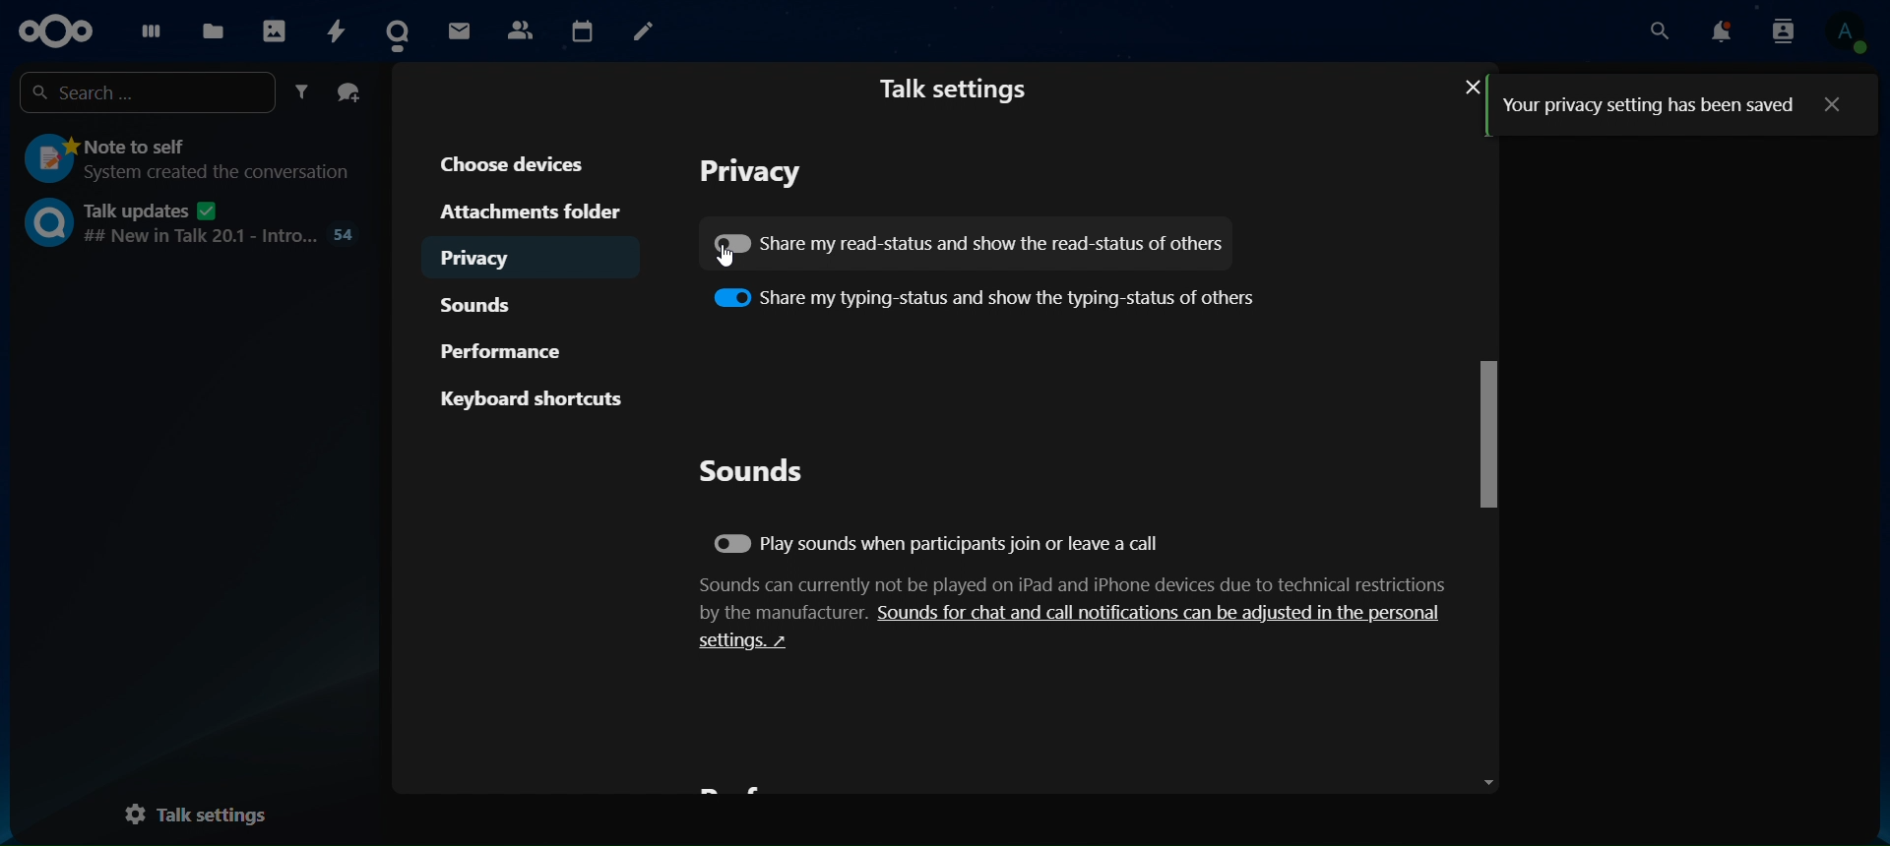 This screenshot has width=1890, height=846. Describe the element at coordinates (349, 92) in the screenshot. I see `create a group` at that location.